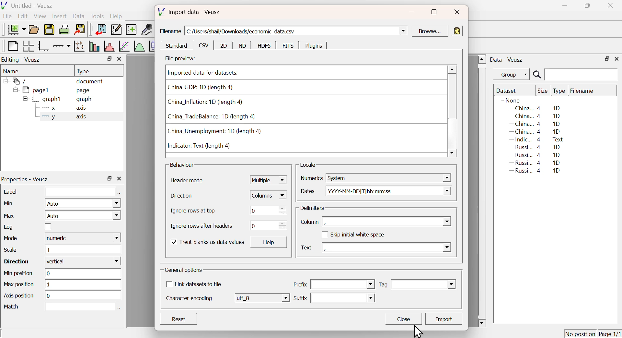 The image size is (622, 338). What do you see at coordinates (194, 211) in the screenshot?
I see `Ignore rows at top` at bounding box center [194, 211].